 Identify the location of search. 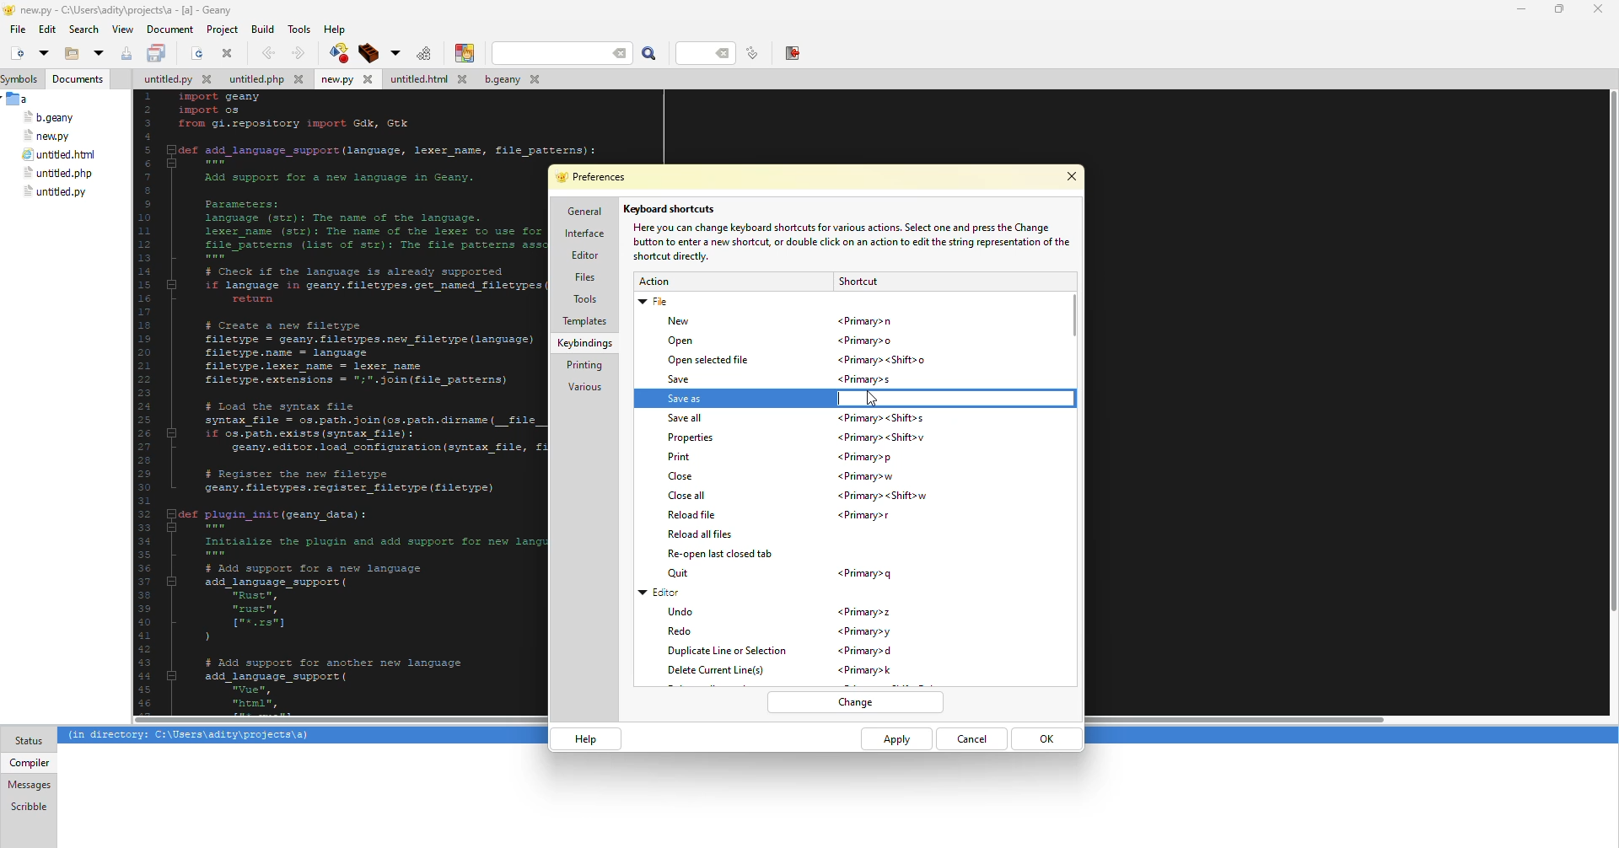
(650, 54).